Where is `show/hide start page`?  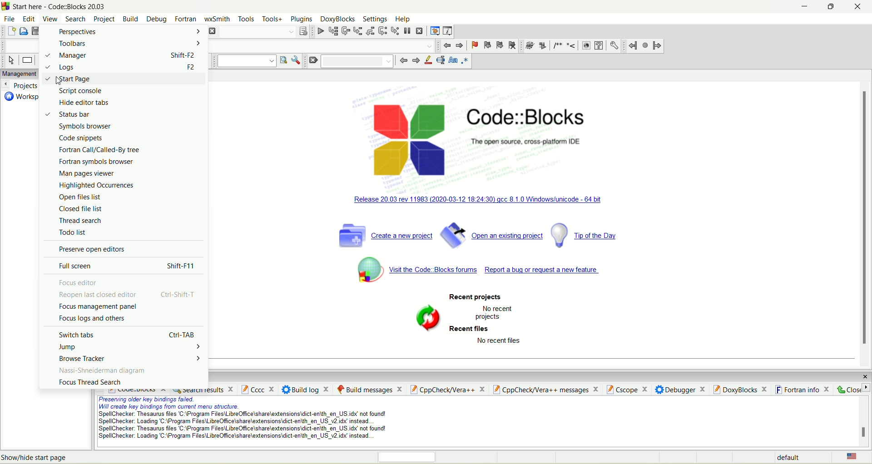 show/hide start page is located at coordinates (36, 458).